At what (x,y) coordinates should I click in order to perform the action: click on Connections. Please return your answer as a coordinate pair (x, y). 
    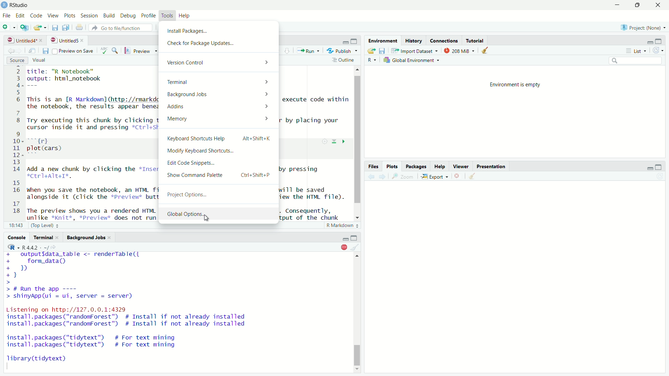
    Looking at the image, I should click on (444, 40).